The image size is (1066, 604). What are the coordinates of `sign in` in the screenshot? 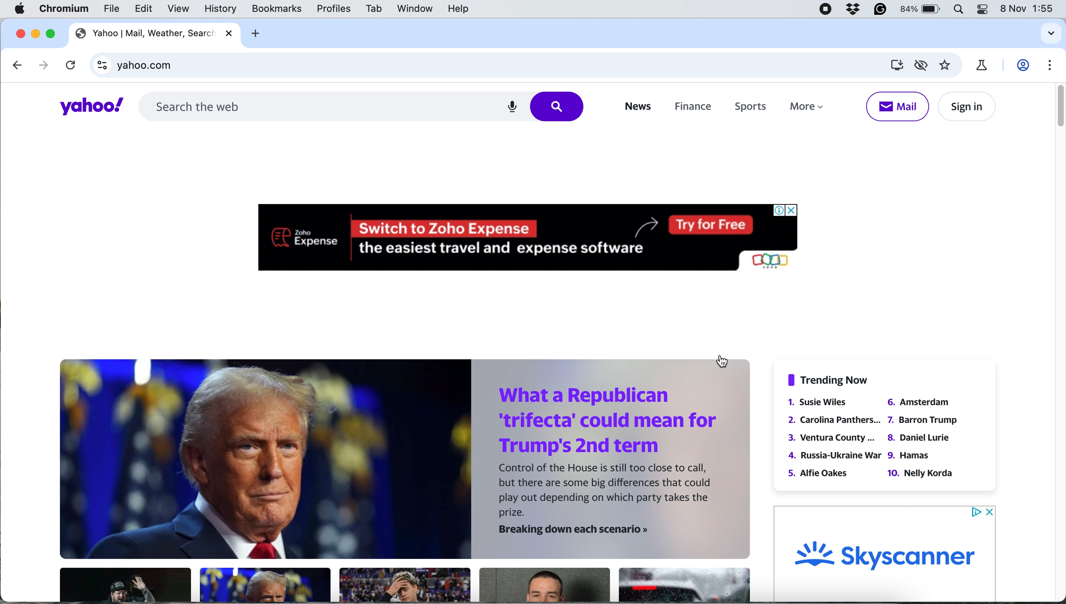 It's located at (966, 106).